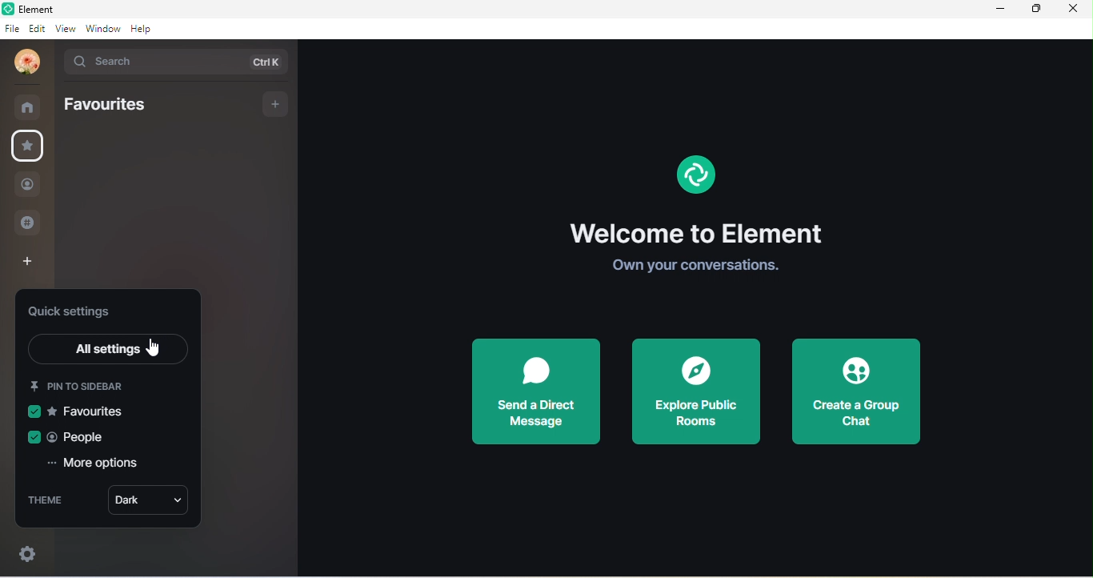 The height and width of the screenshot is (578, 1093). I want to click on theme, so click(50, 503).